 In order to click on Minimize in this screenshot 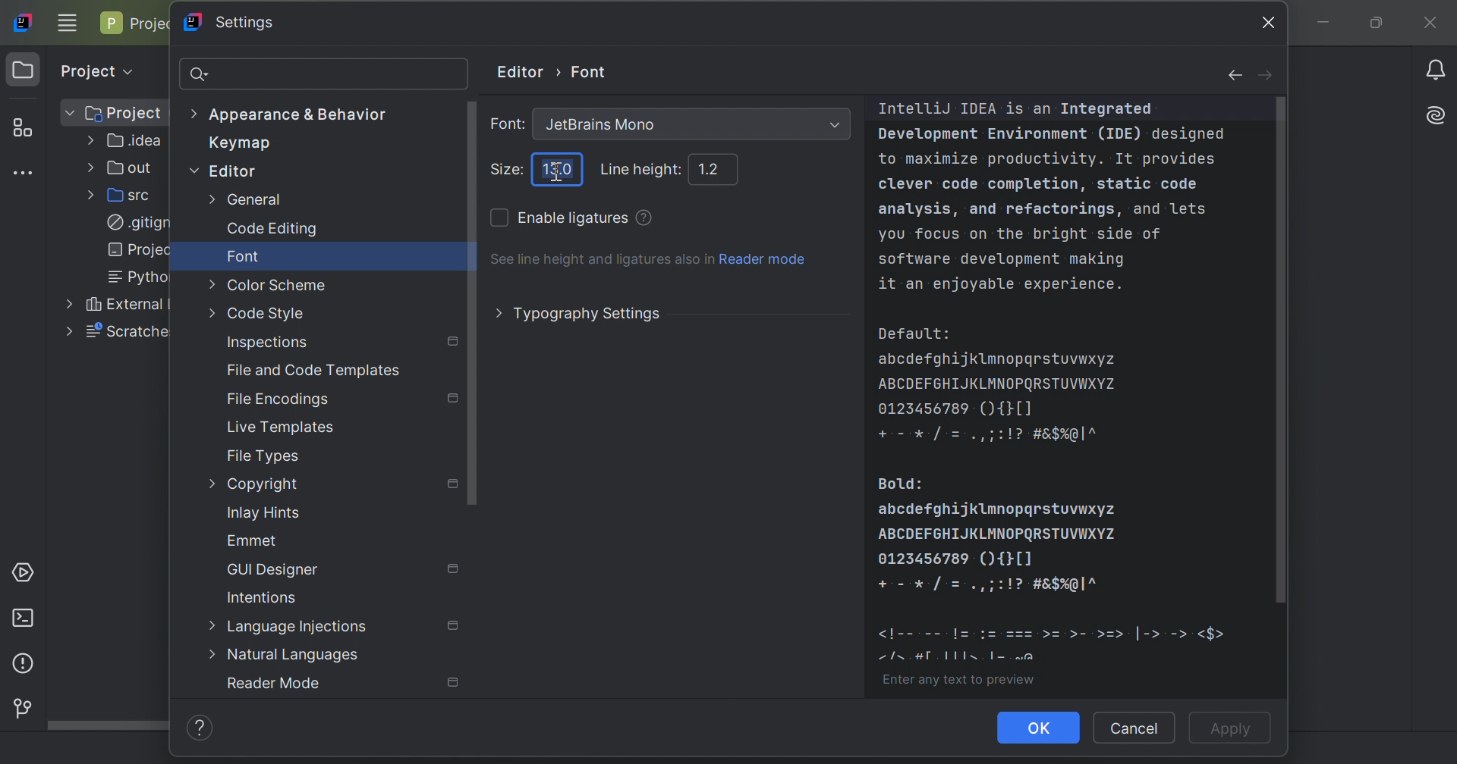, I will do `click(1329, 24)`.